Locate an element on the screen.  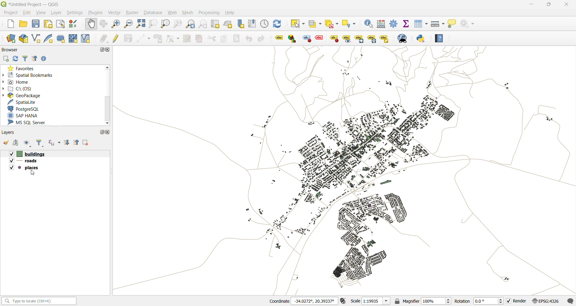
magnifier is located at coordinates (423, 301).